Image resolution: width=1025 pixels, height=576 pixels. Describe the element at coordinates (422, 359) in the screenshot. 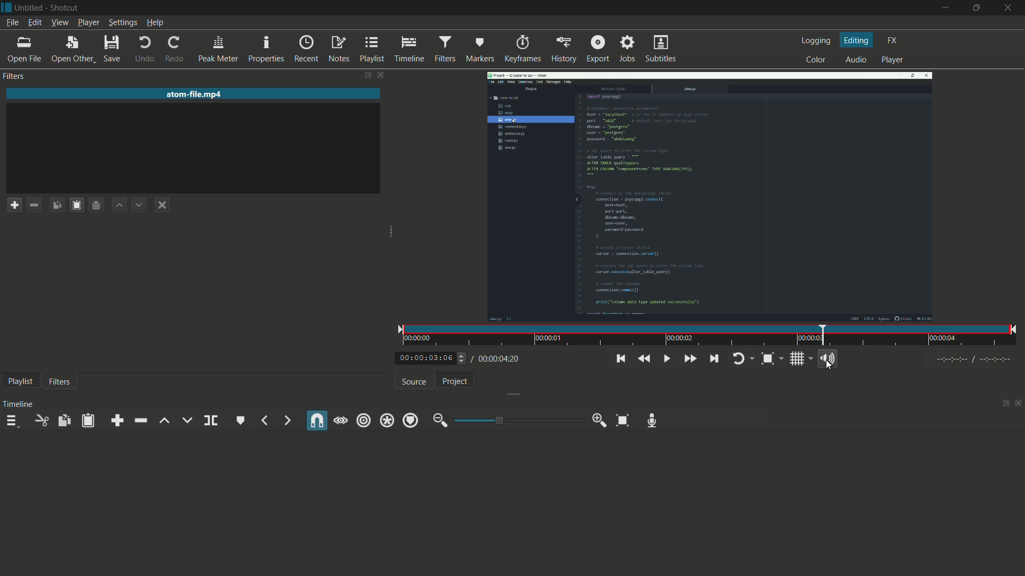

I see `00:00:03:06` at that location.